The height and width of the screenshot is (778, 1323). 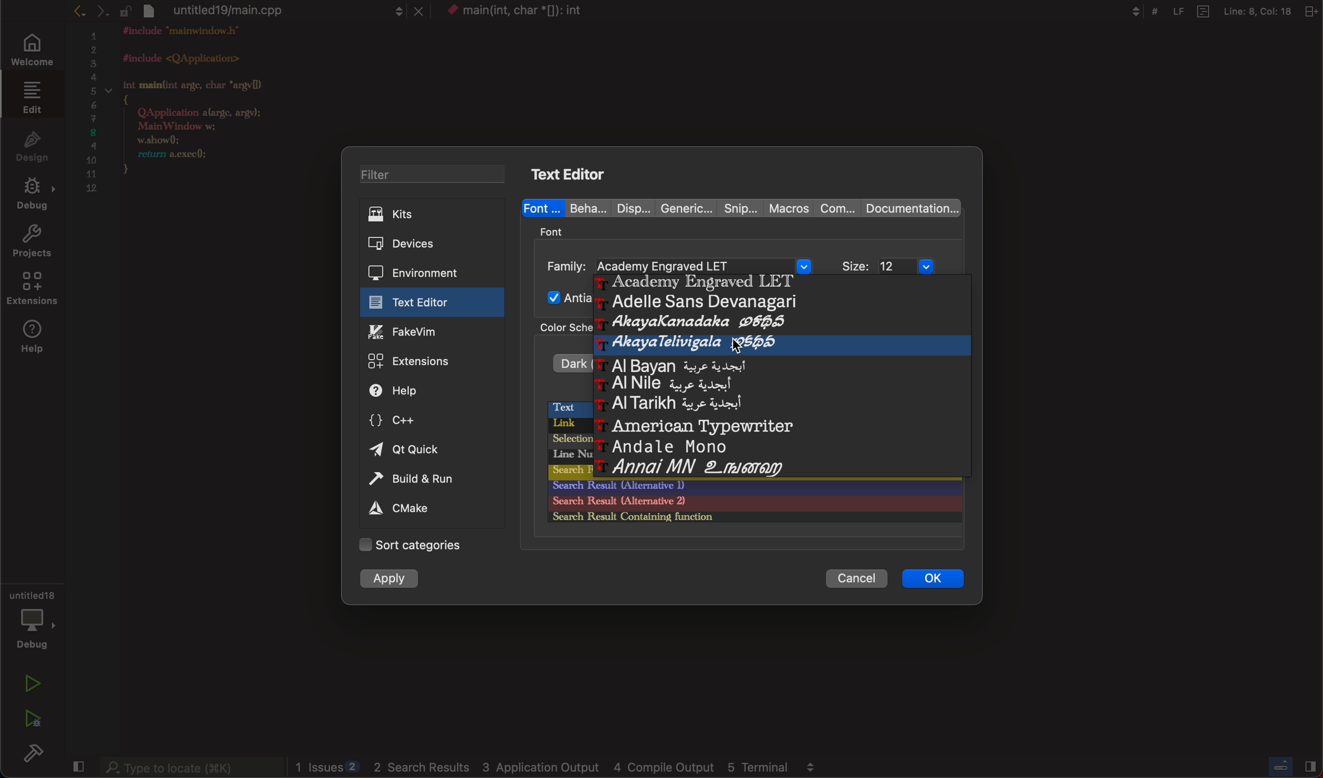 I want to click on fakevim, so click(x=427, y=332).